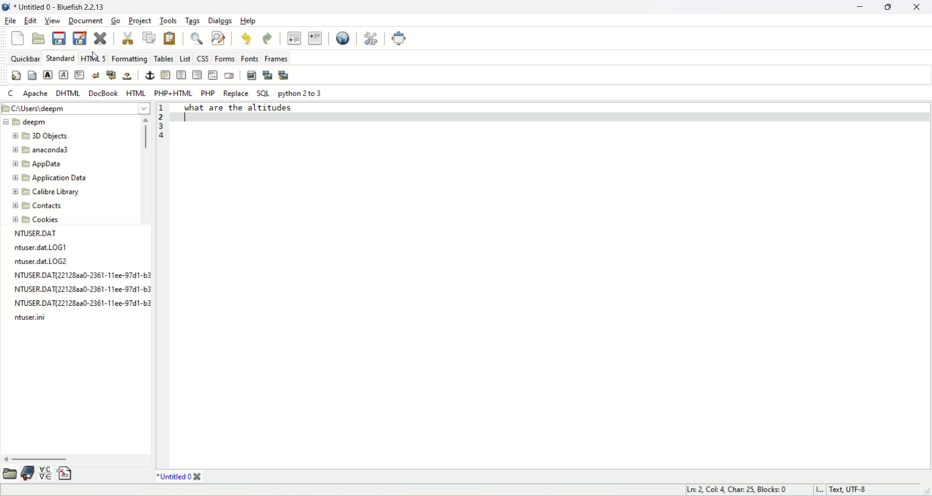  Describe the element at coordinates (149, 75) in the screenshot. I see `anchor/hyperlink` at that location.